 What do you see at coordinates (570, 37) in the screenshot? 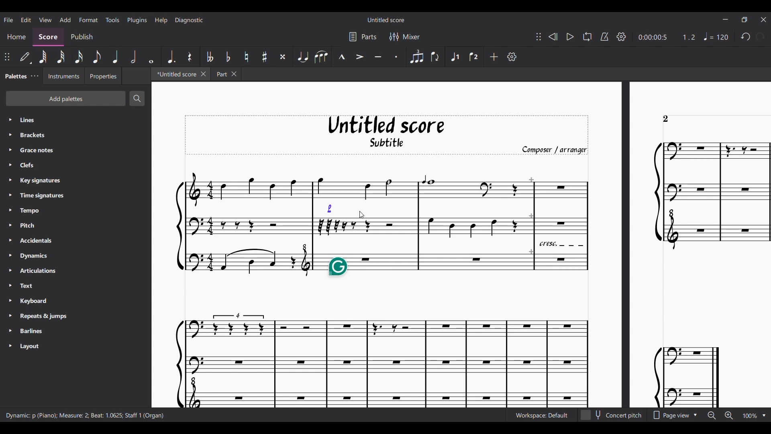
I see `Play` at bounding box center [570, 37].